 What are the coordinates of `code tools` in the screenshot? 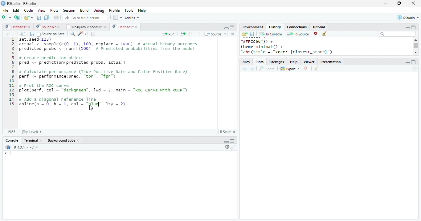 It's located at (82, 34).